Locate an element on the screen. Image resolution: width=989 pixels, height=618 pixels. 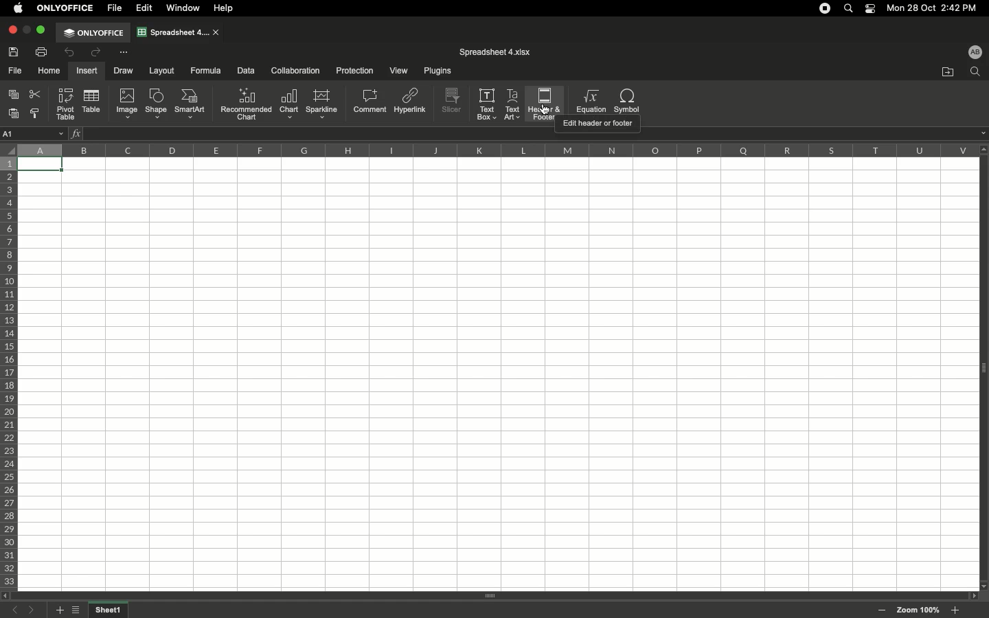
List of sheets is located at coordinates (79, 611).